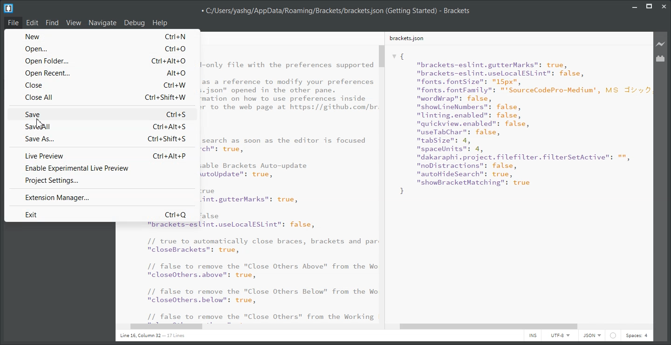  Describe the element at coordinates (102, 97) in the screenshot. I see `Close All   Ctrl+Shift+W` at that location.